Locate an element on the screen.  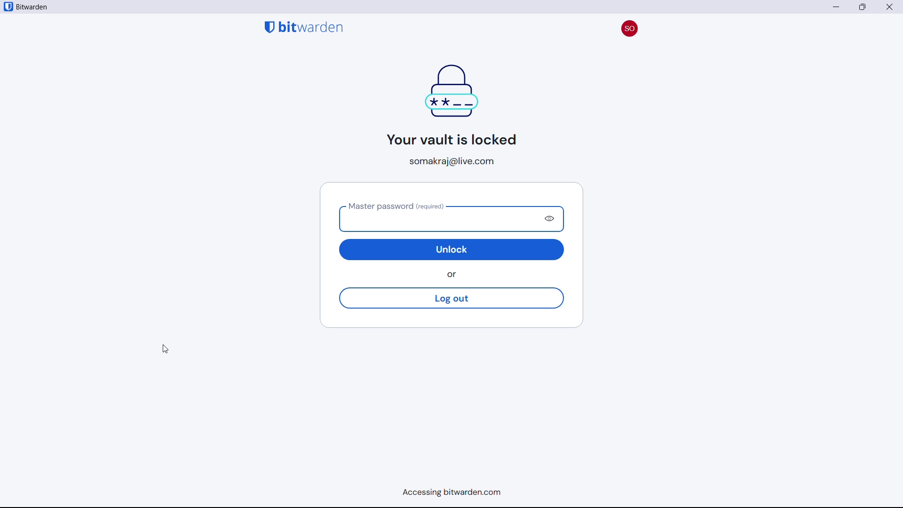
Toggle visibility  is located at coordinates (551, 219).